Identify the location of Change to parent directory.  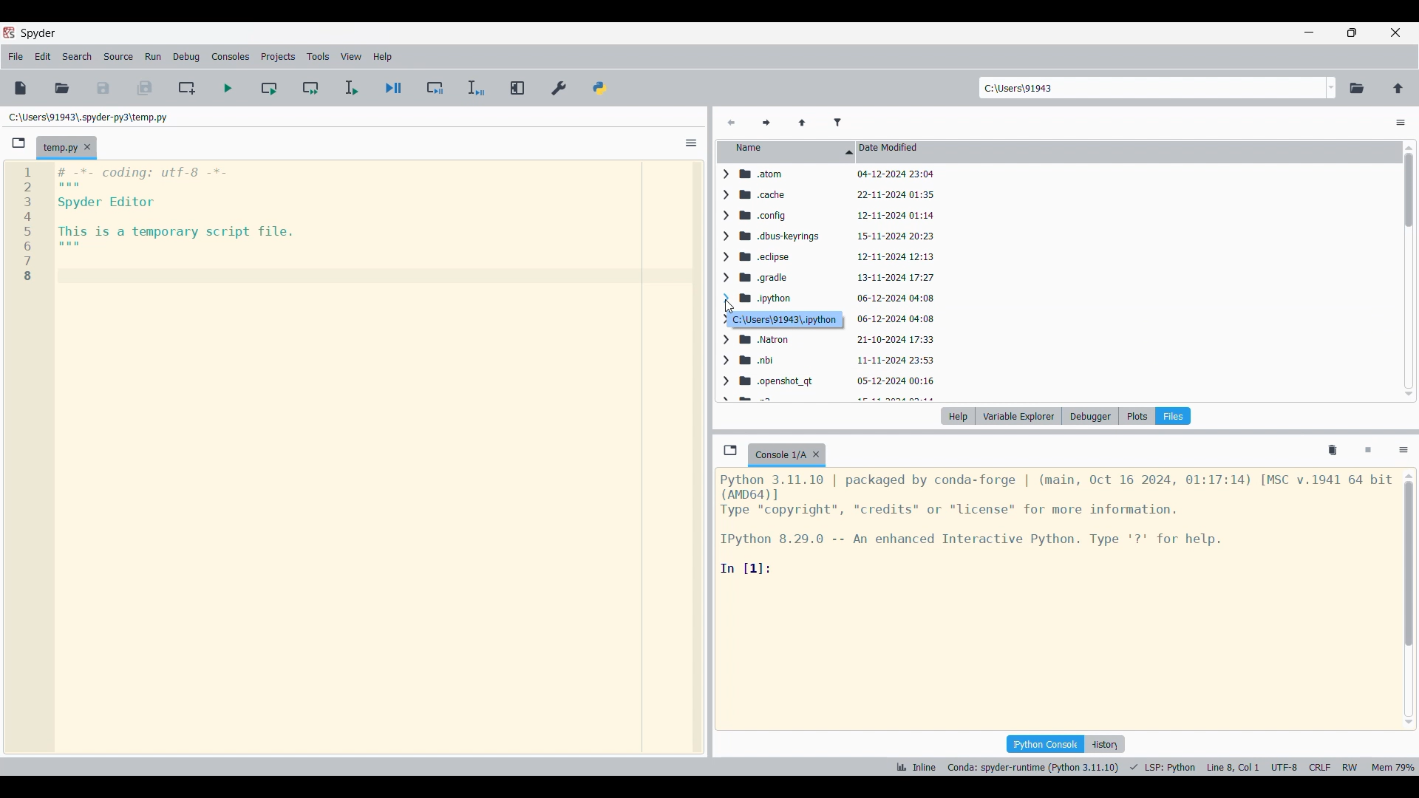
(1398, 89).